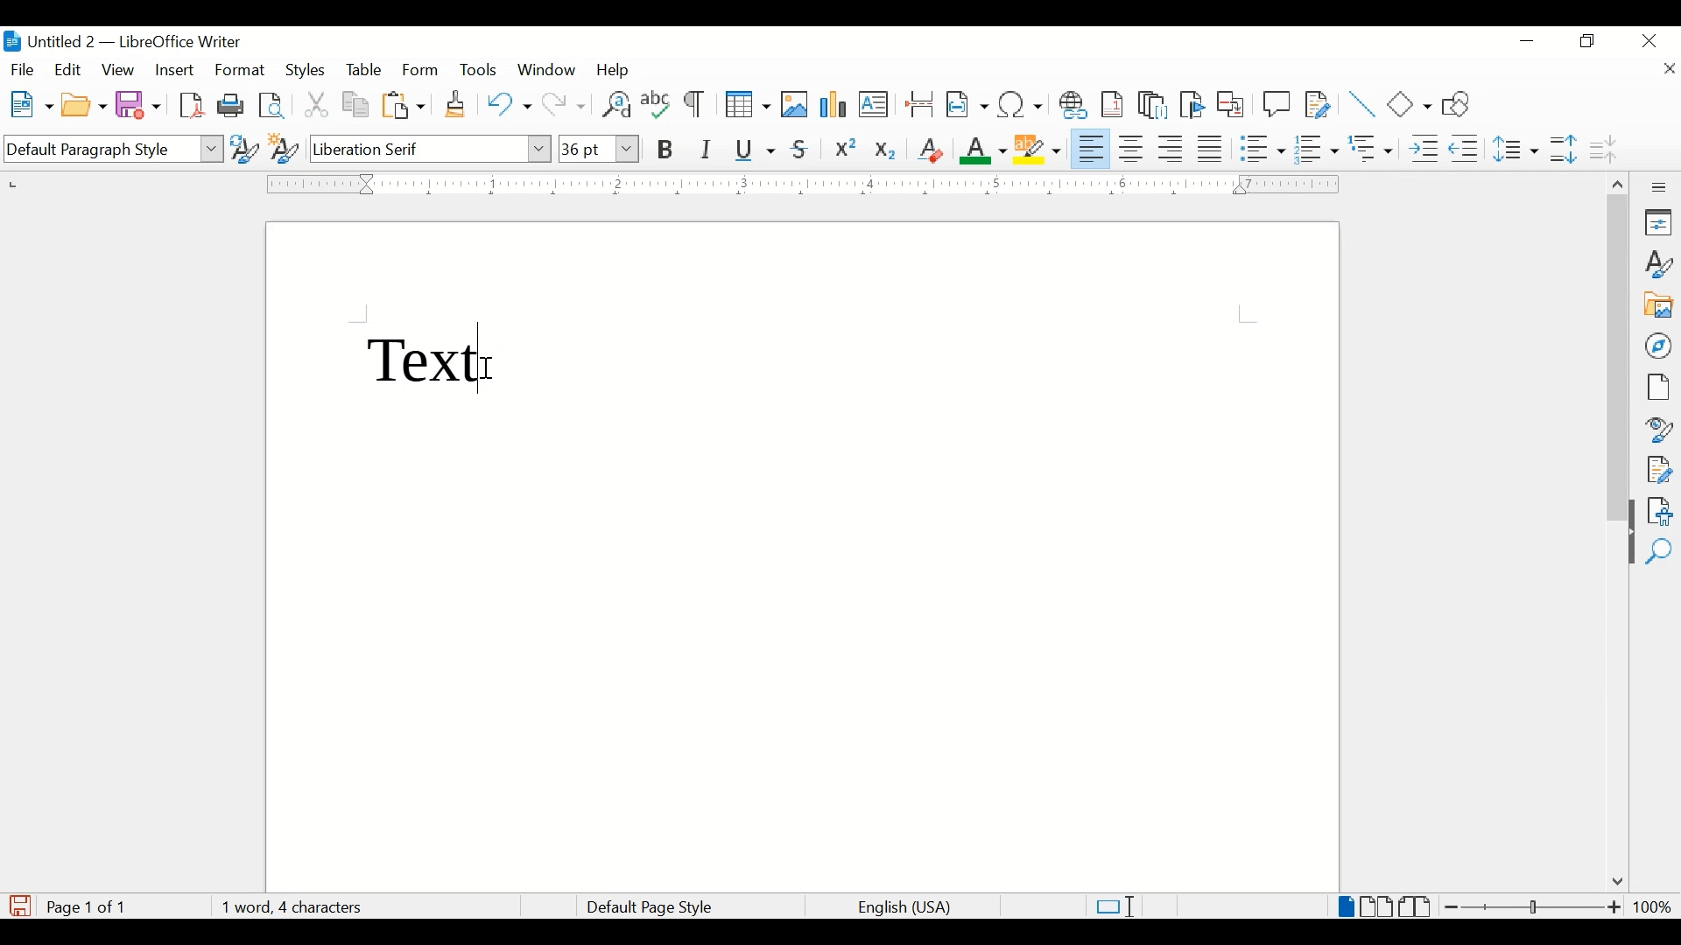  What do you see at coordinates (1372, 149) in the screenshot?
I see `select outline format` at bounding box center [1372, 149].